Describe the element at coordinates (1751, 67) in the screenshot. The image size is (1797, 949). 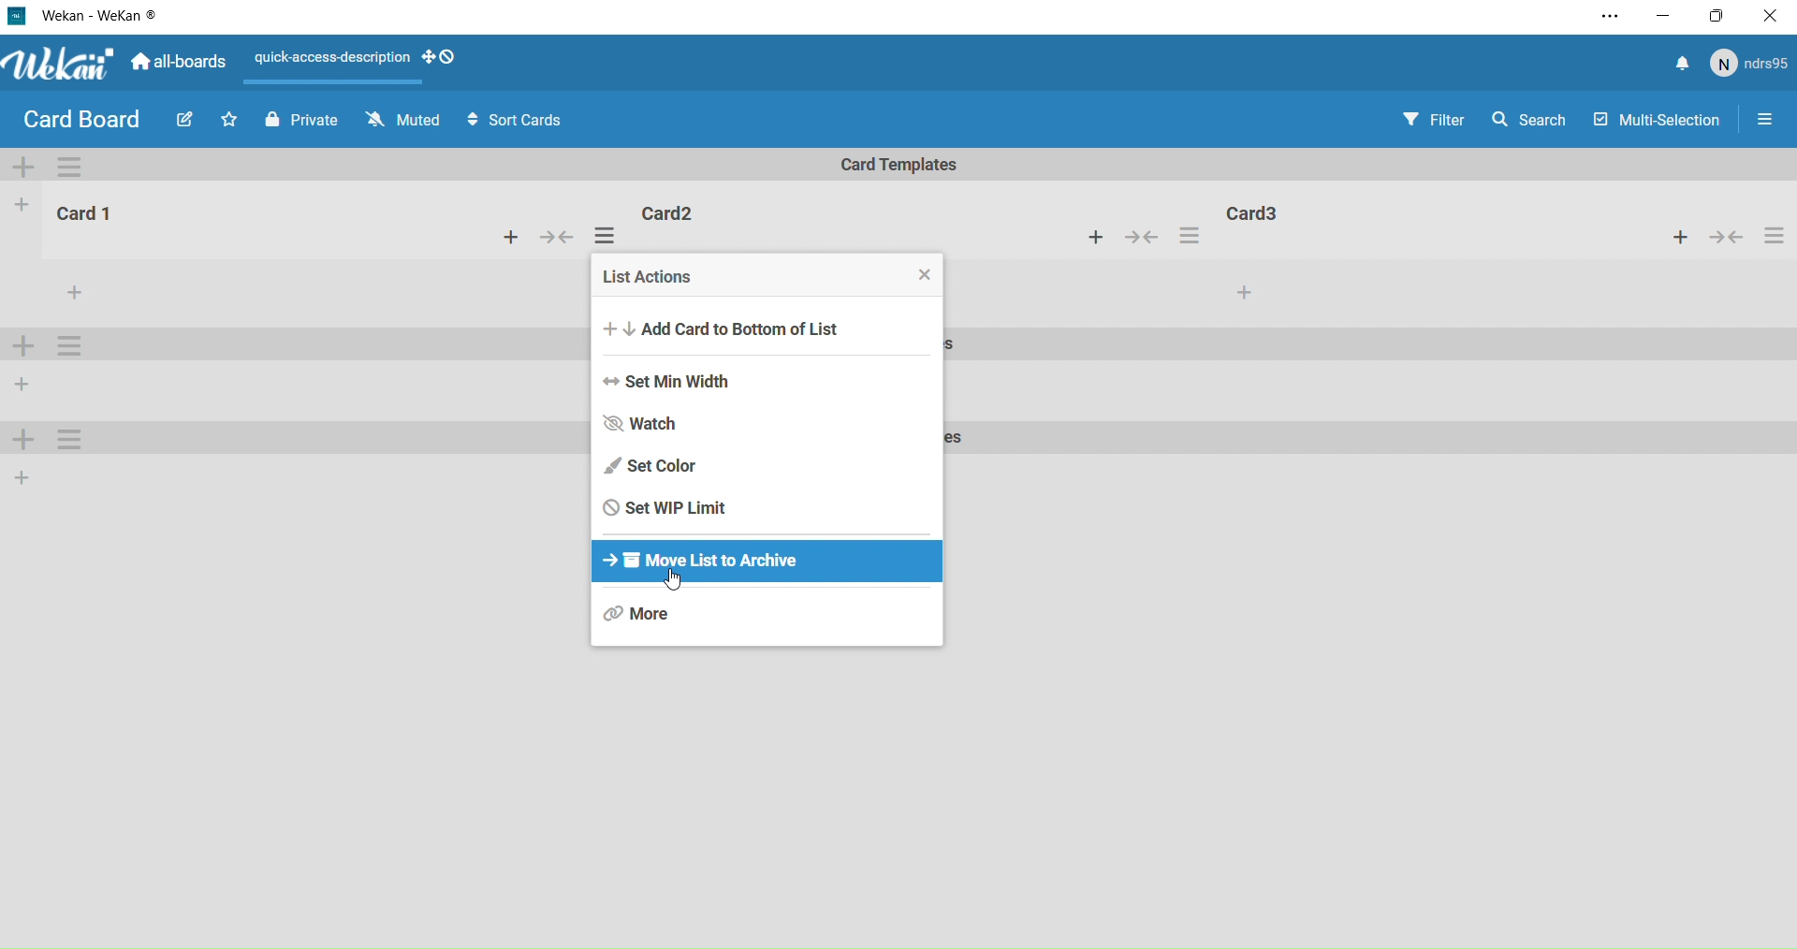
I see `user` at that location.